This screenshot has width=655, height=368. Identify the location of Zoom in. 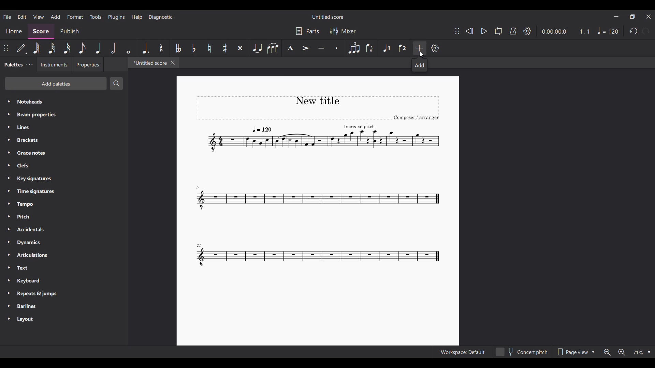
(622, 352).